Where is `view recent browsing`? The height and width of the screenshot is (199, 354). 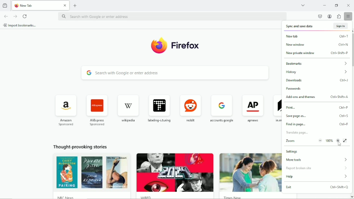 view recent browsing is located at coordinates (5, 6).